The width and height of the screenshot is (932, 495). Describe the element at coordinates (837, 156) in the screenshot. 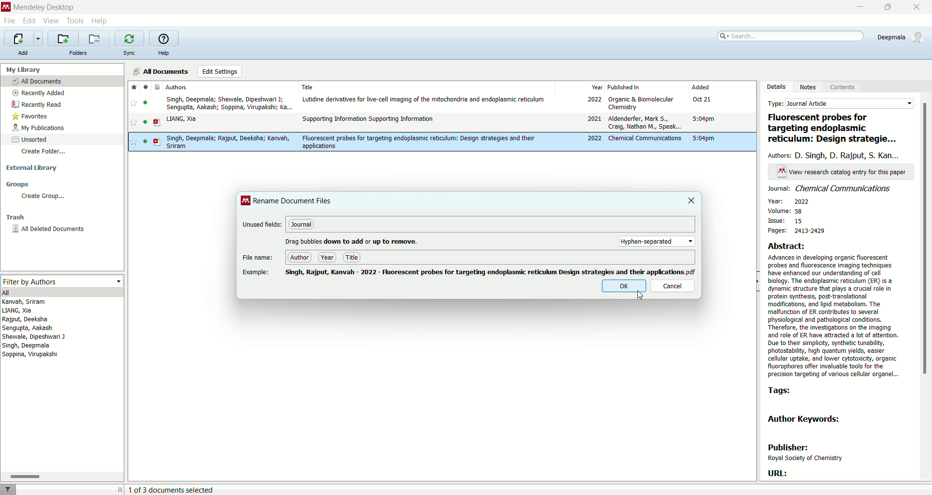

I see `authors` at that location.